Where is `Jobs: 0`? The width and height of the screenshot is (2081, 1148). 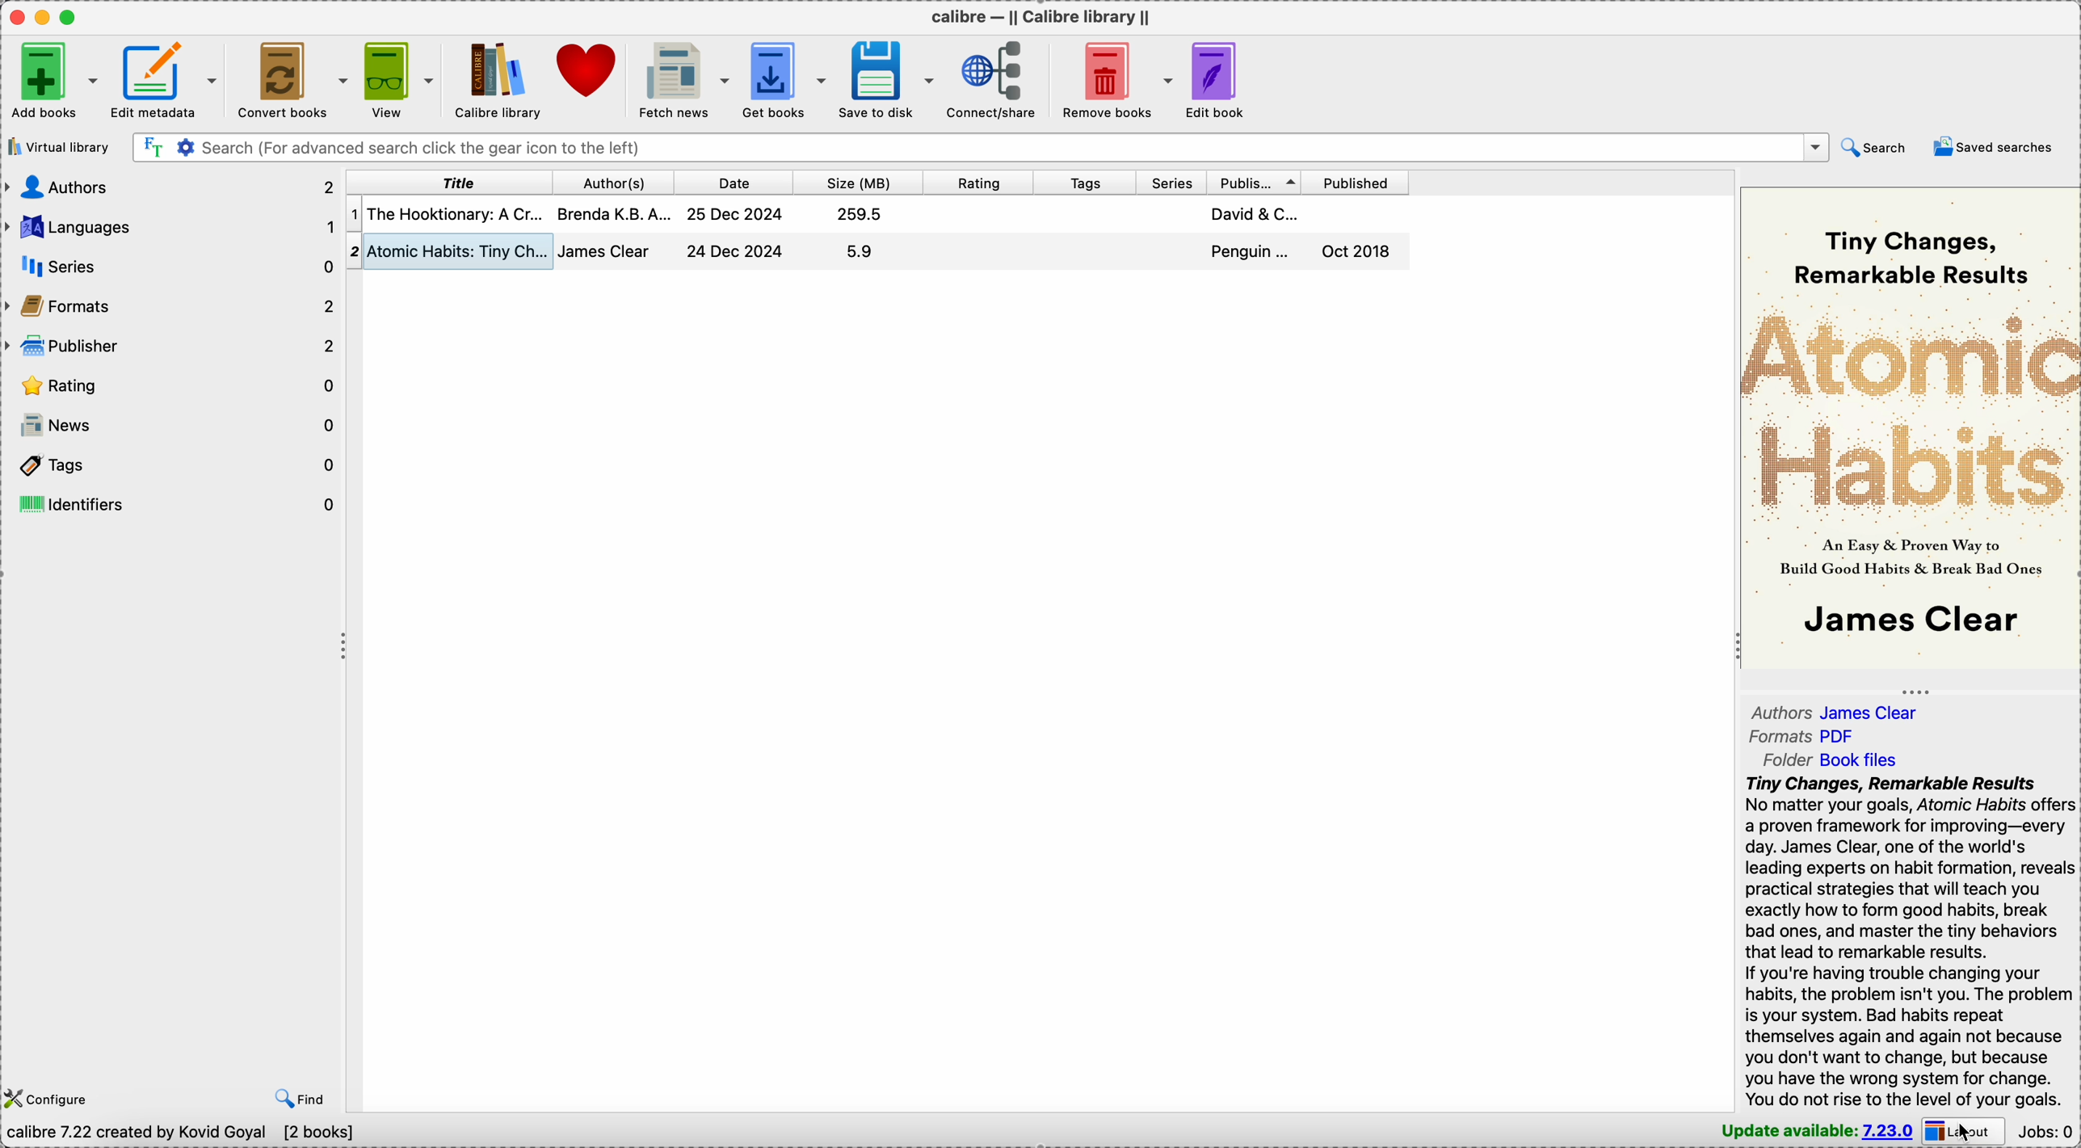 Jobs: 0 is located at coordinates (2049, 1132).